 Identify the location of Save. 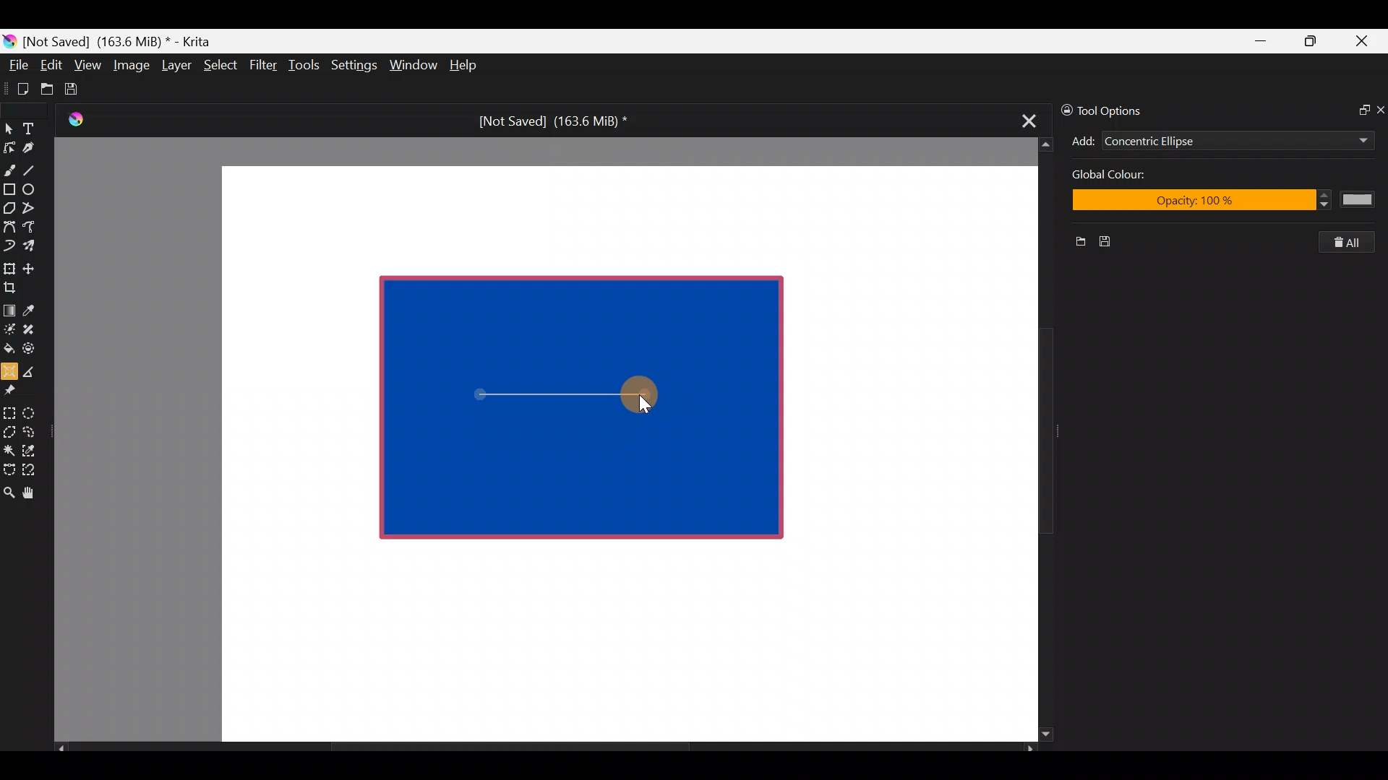
(81, 89).